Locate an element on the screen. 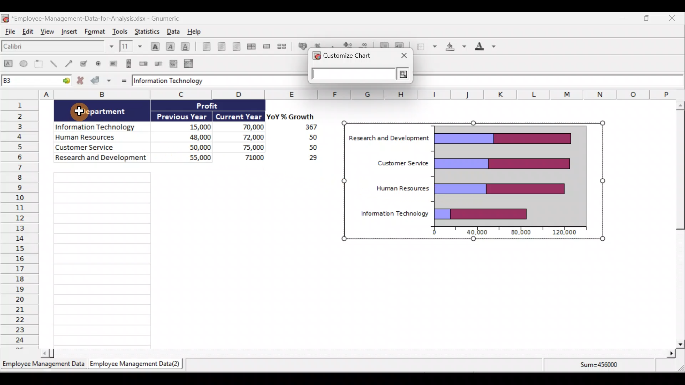  Data is located at coordinates (173, 31).